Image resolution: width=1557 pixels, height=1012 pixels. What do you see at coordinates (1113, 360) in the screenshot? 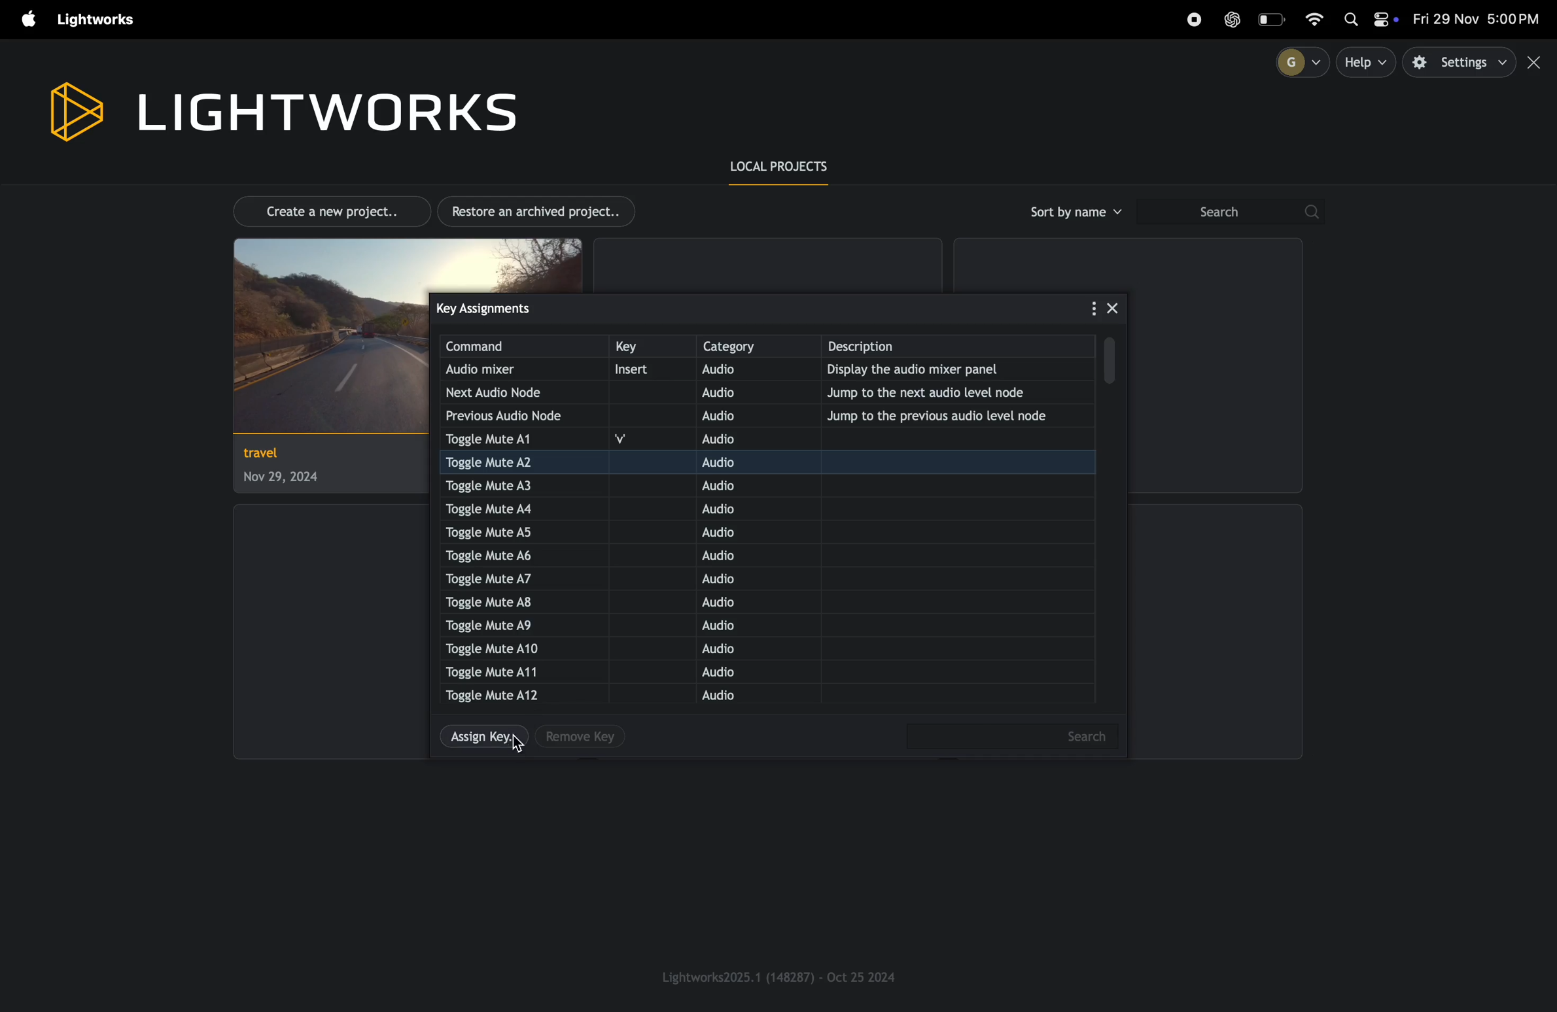
I see `toggle` at bounding box center [1113, 360].